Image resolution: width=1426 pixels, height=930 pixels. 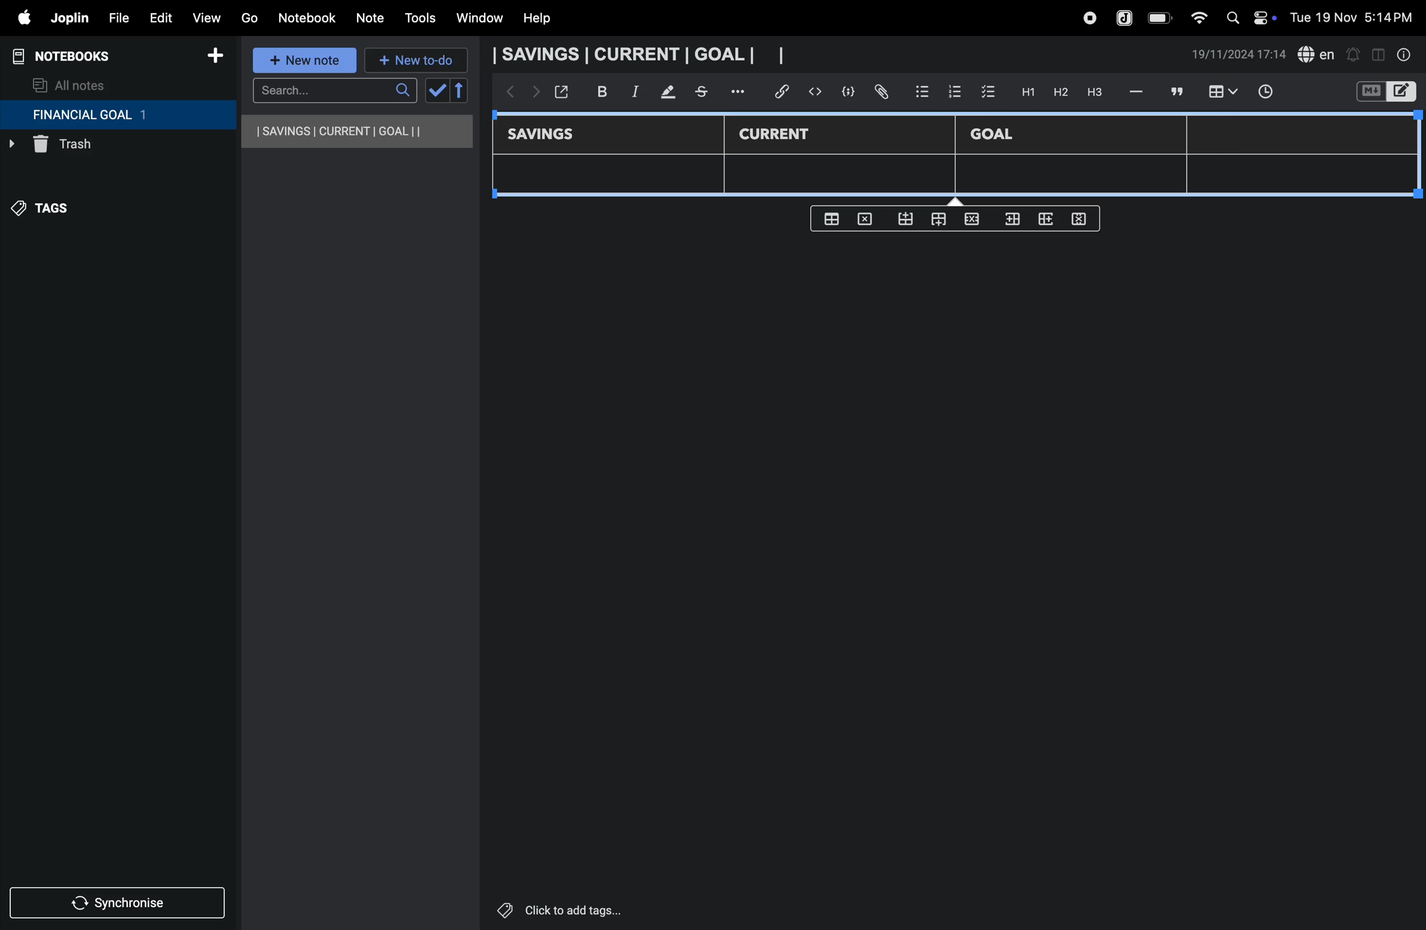 I want to click on time, so click(x=1273, y=93).